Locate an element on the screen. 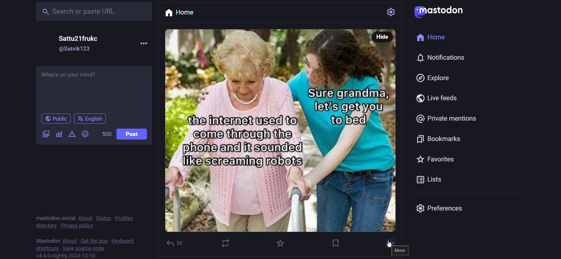  hide is located at coordinates (382, 37).